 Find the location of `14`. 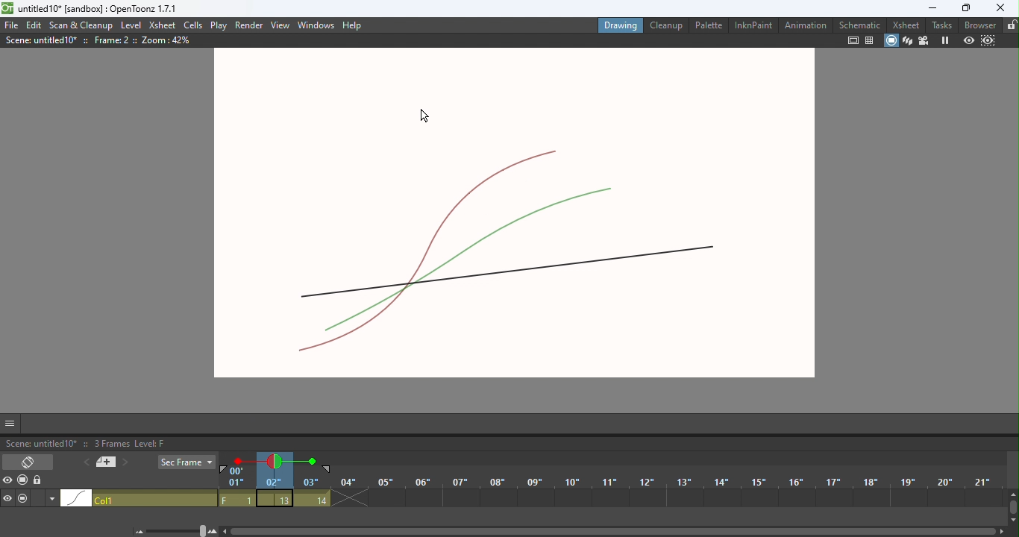

14 is located at coordinates (312, 499).